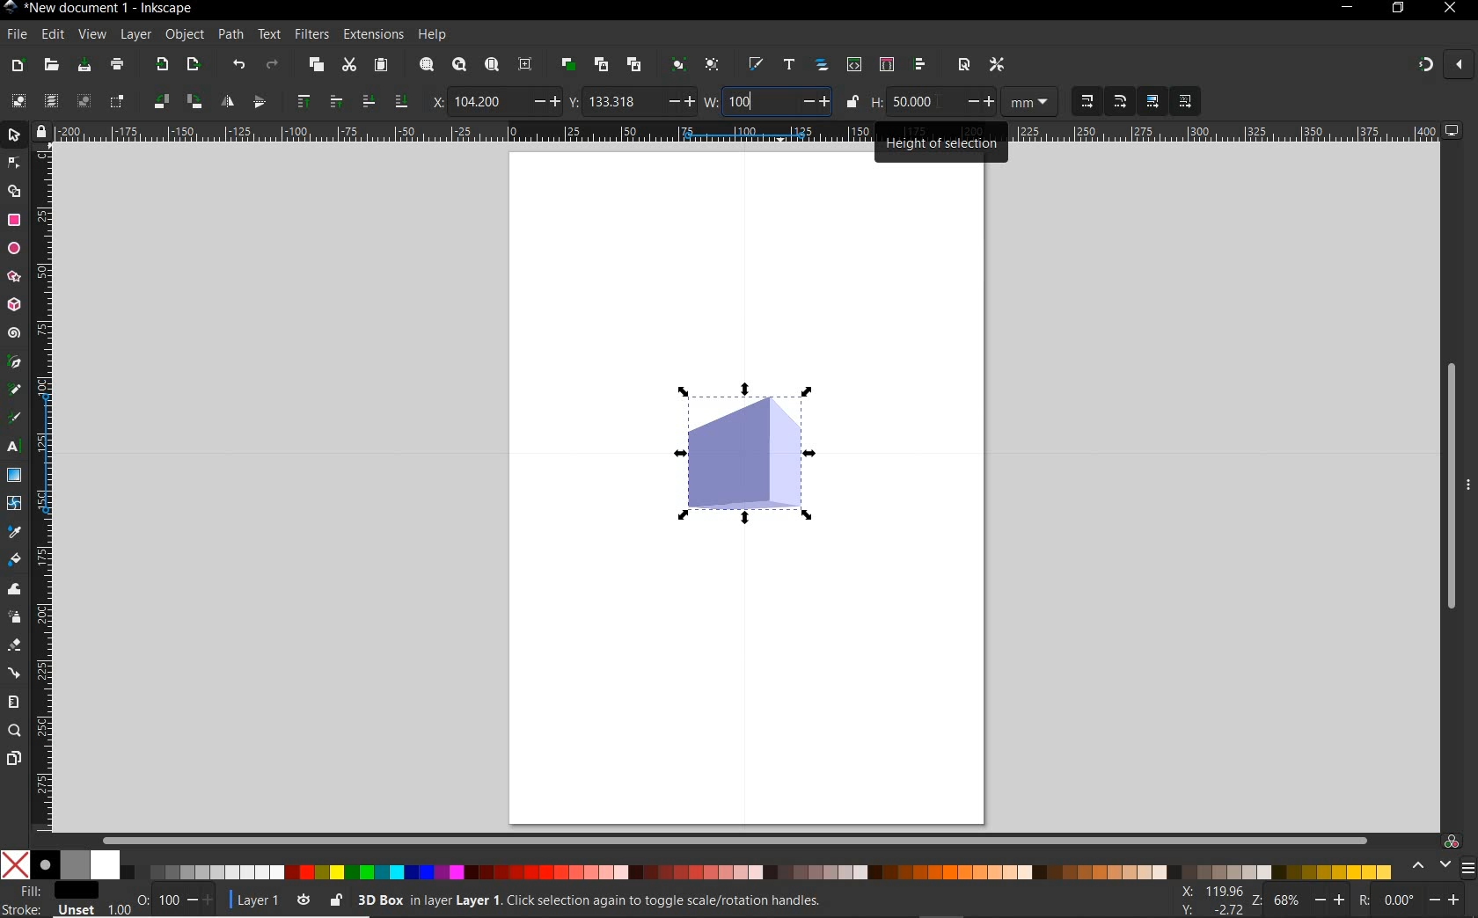 Image resolution: width=1478 pixels, height=918 pixels. What do you see at coordinates (788, 65) in the screenshot?
I see `open text` at bounding box center [788, 65].